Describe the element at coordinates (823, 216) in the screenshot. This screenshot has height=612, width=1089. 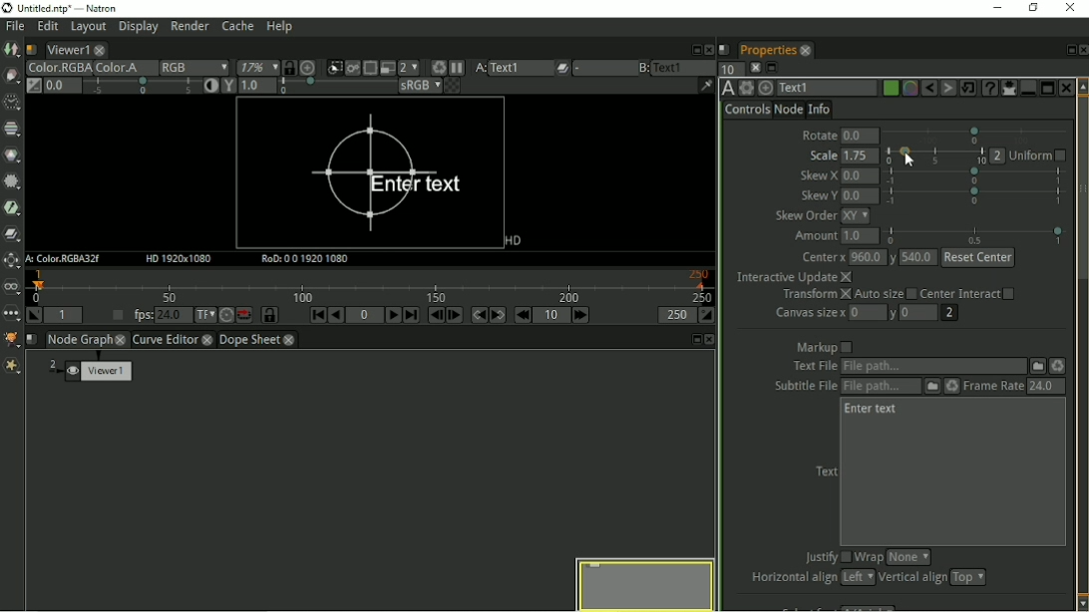
I see `Skew order` at that location.